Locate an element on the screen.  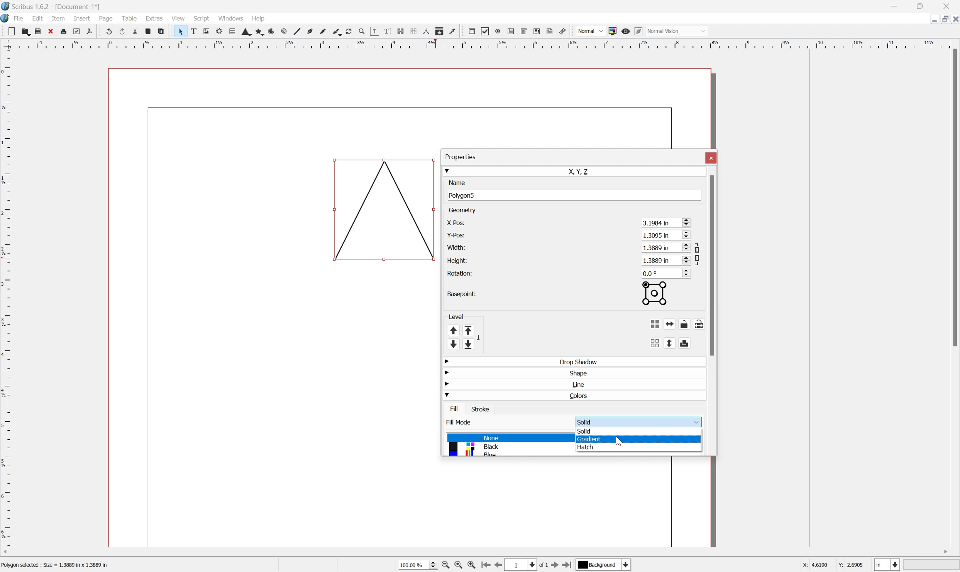
0.0° is located at coordinates (661, 273).